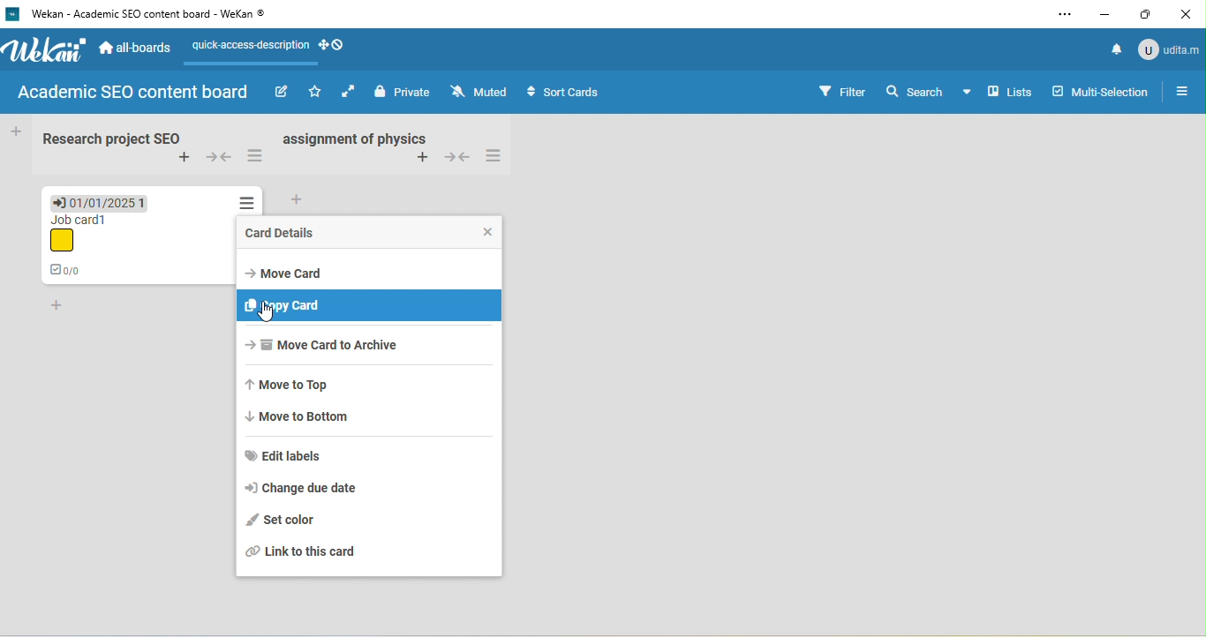 The width and height of the screenshot is (1206, 637). I want to click on show desktop drag handle, so click(335, 46).